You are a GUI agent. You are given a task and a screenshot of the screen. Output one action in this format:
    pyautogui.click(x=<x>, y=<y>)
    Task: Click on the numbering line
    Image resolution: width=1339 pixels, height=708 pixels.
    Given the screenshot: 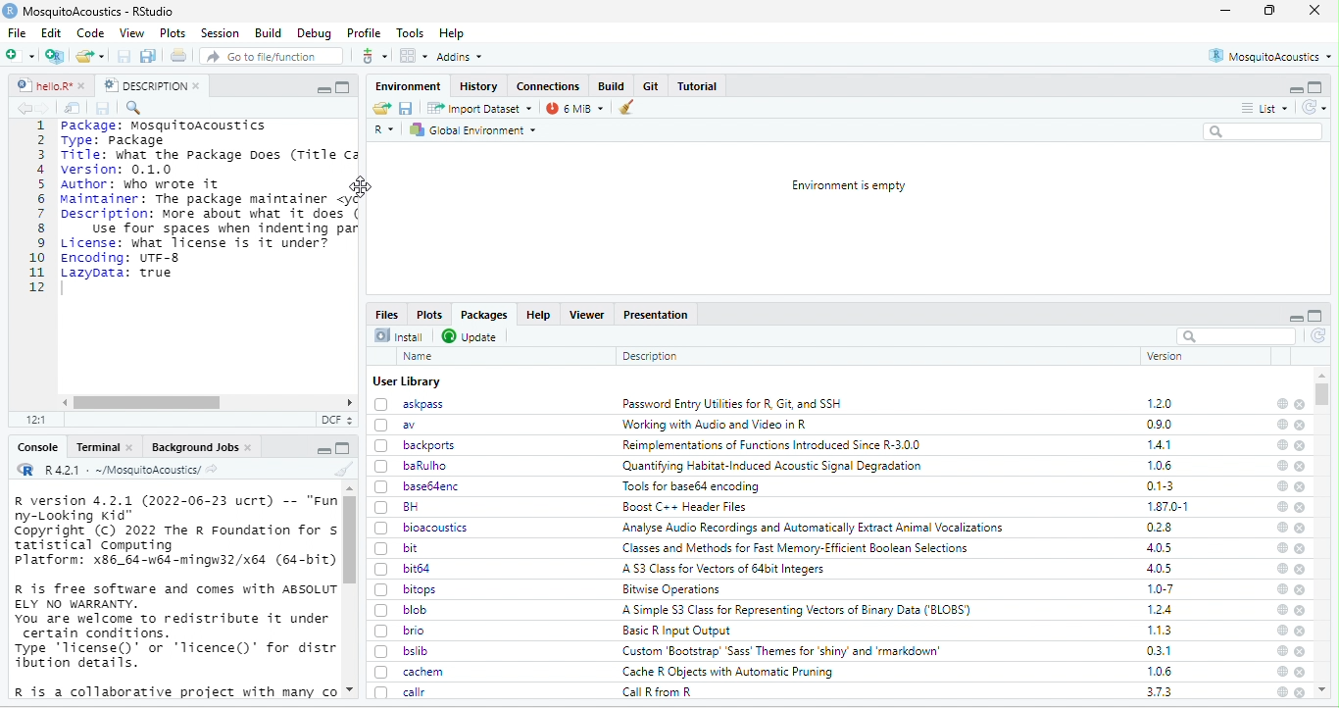 What is the action you would take?
    pyautogui.click(x=36, y=207)
    